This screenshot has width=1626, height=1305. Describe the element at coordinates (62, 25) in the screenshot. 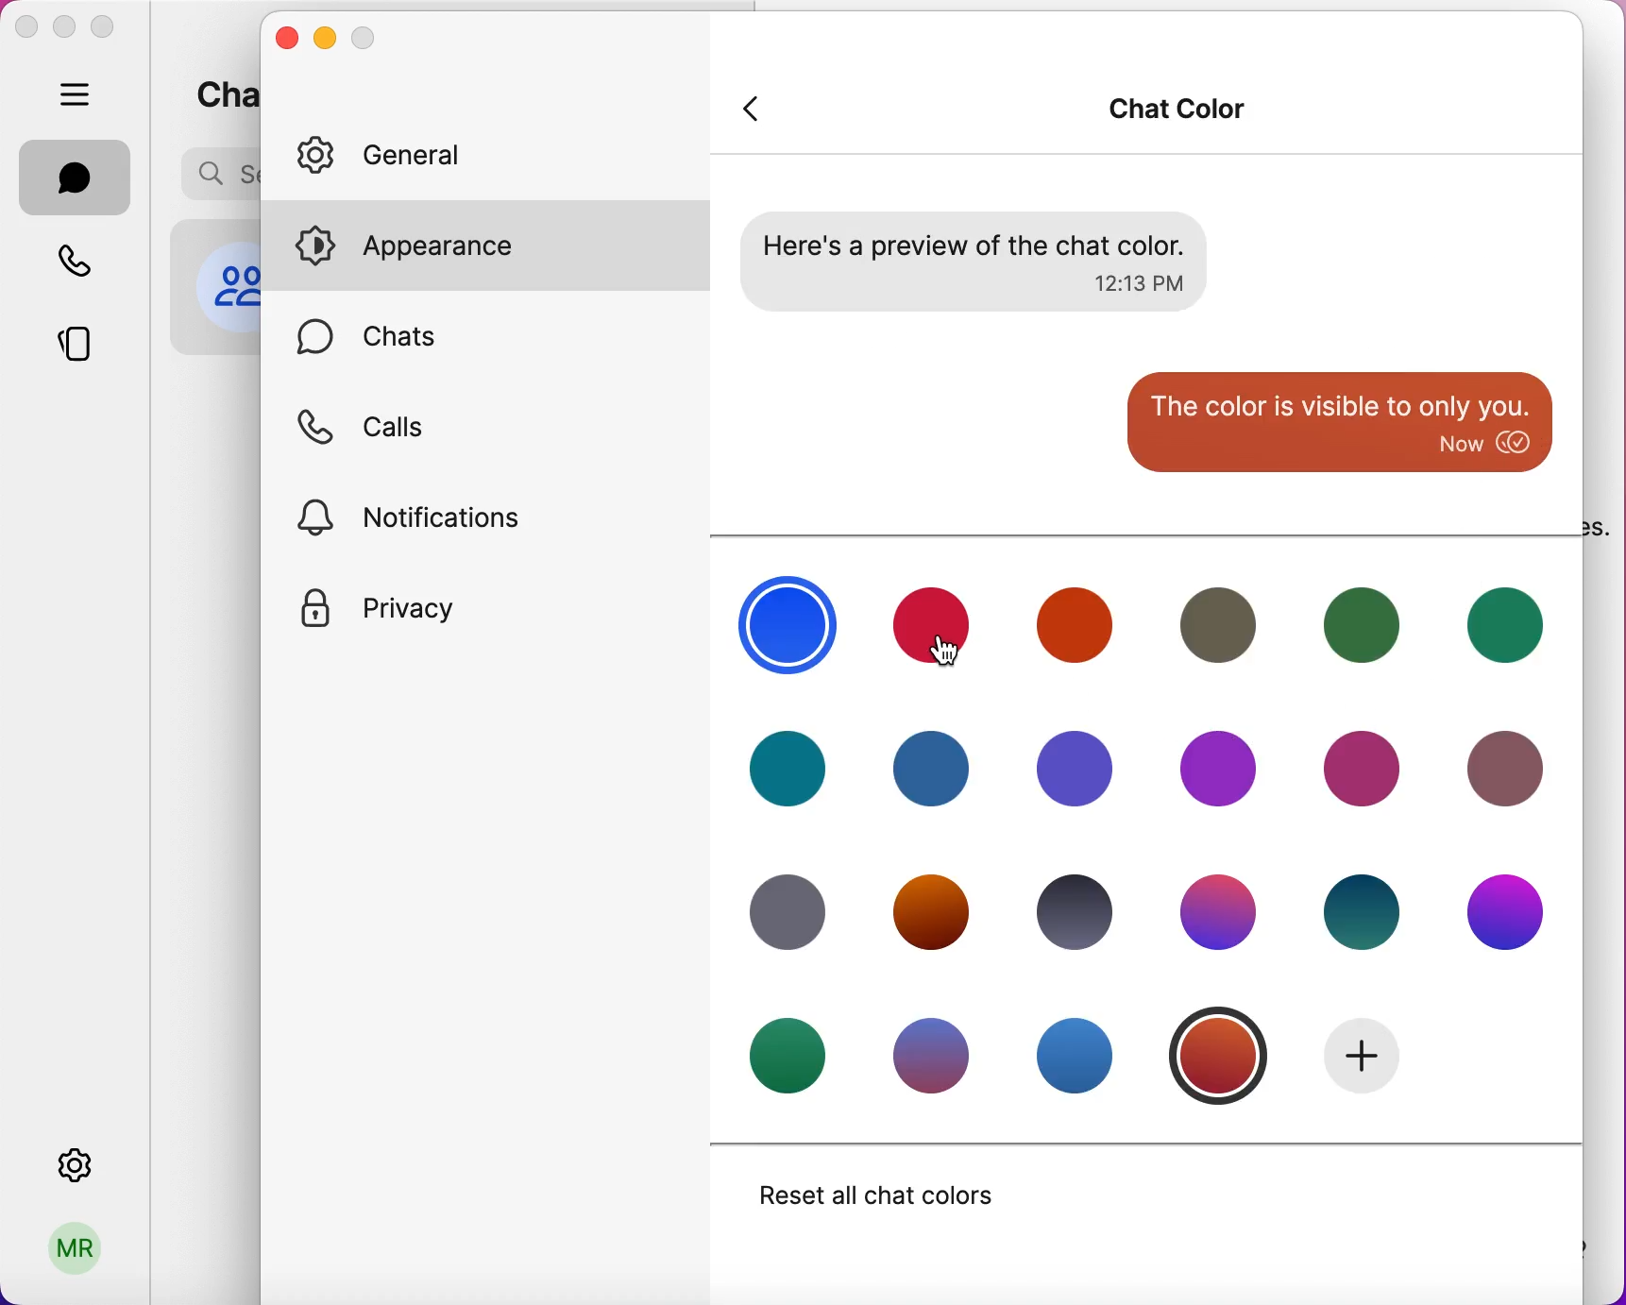

I see `minimize` at that location.